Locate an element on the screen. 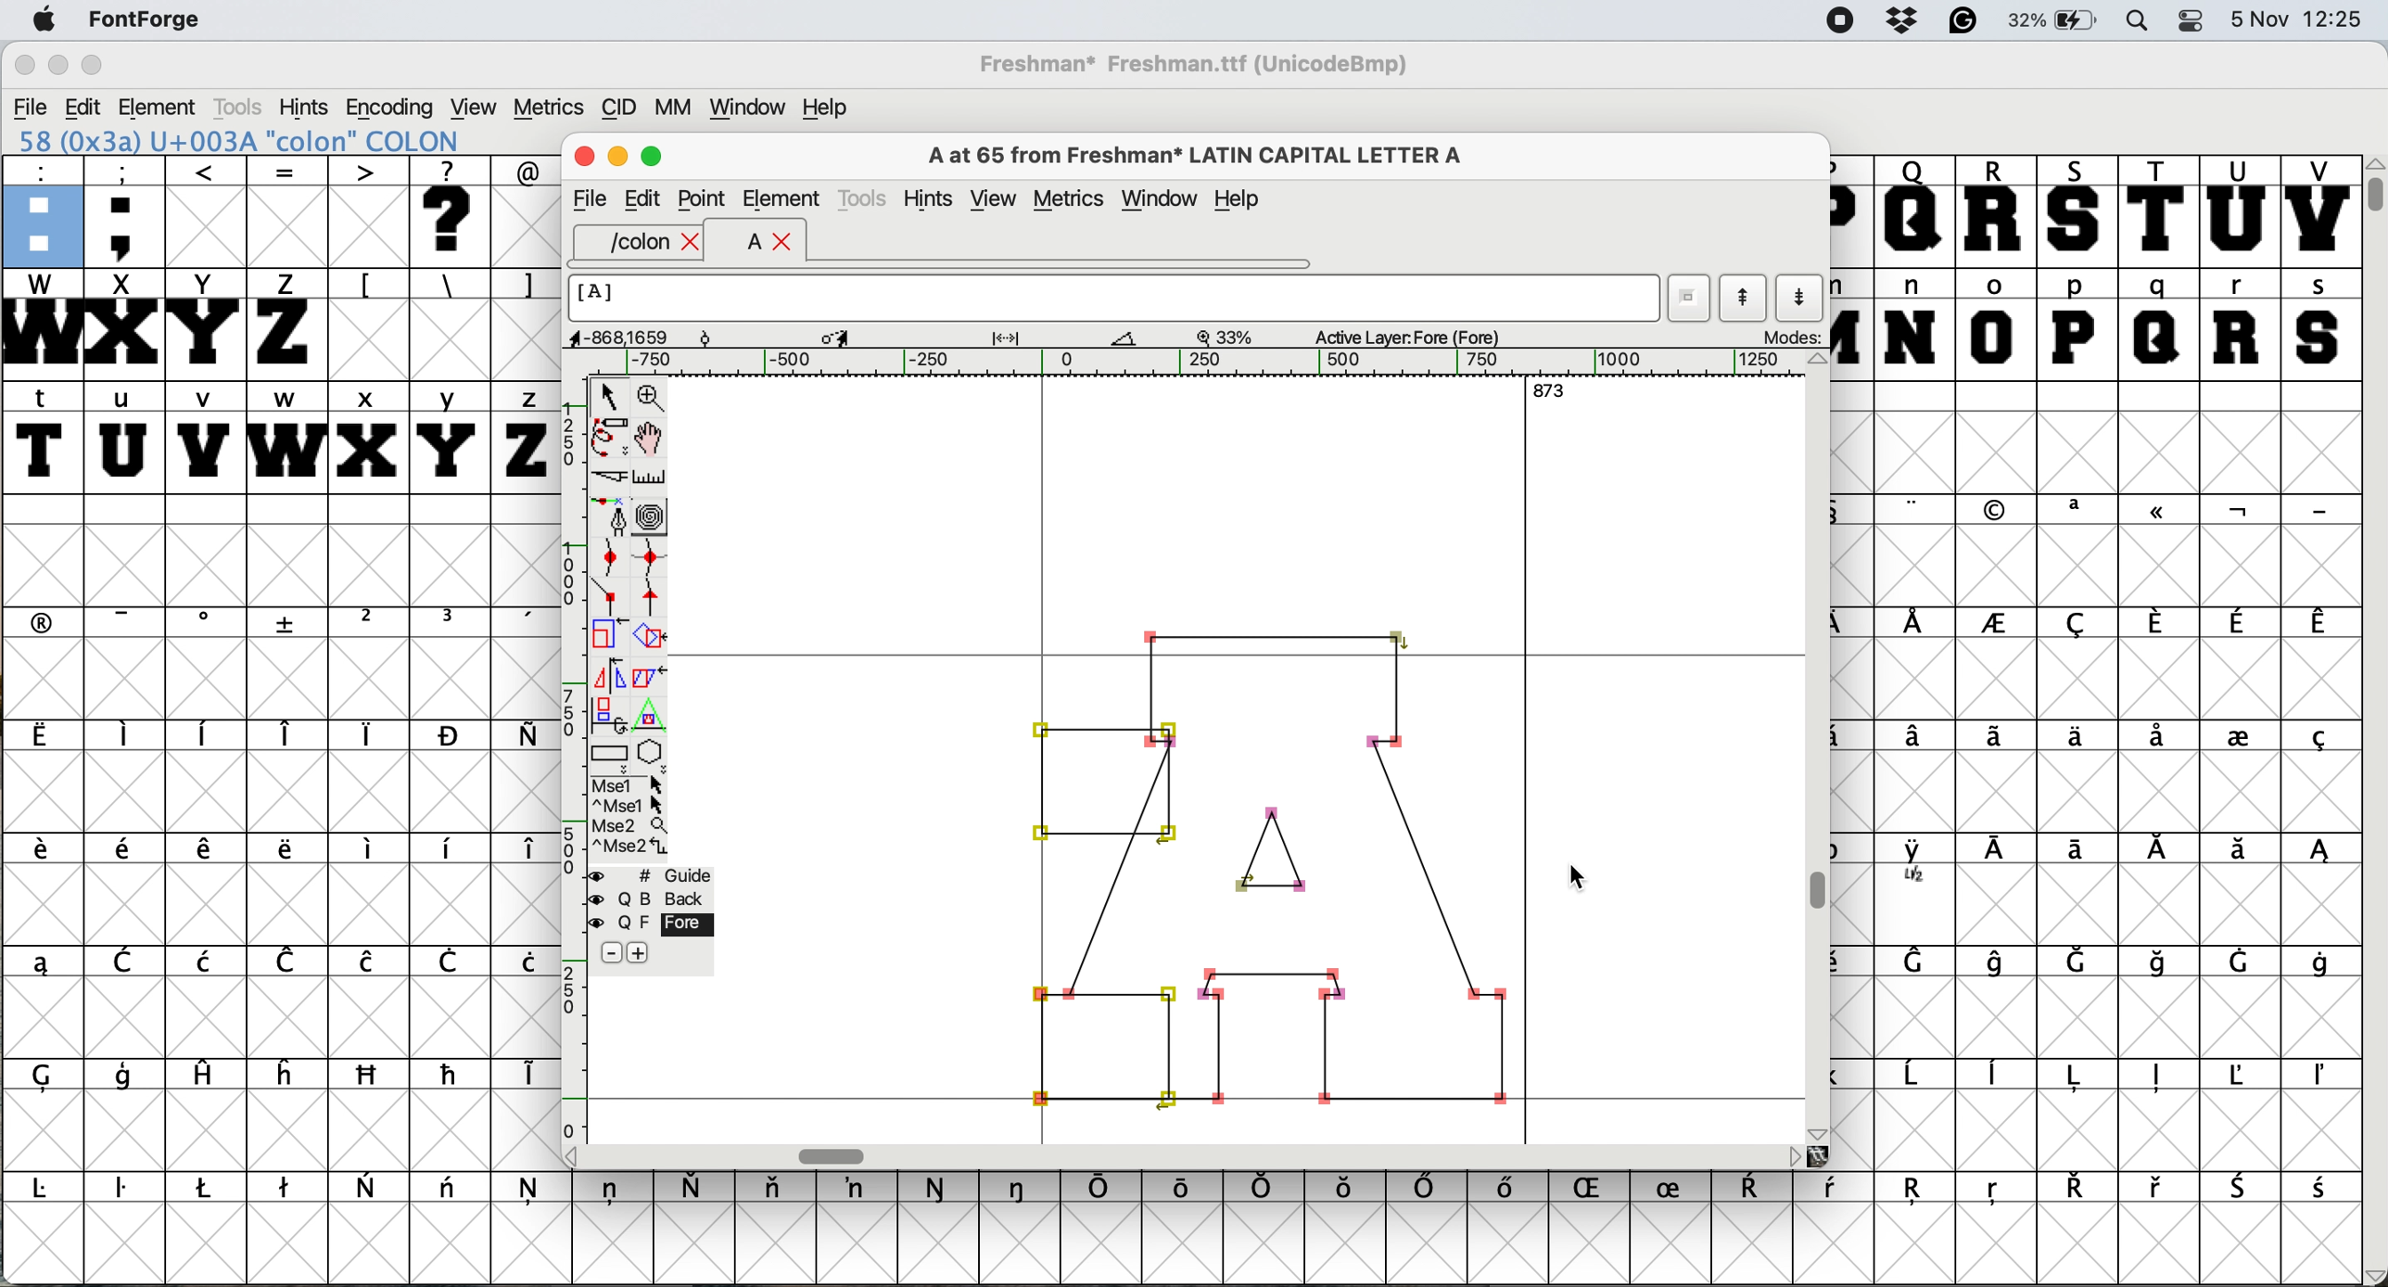 This screenshot has width=2388, height=1287. close is located at coordinates (693, 243).